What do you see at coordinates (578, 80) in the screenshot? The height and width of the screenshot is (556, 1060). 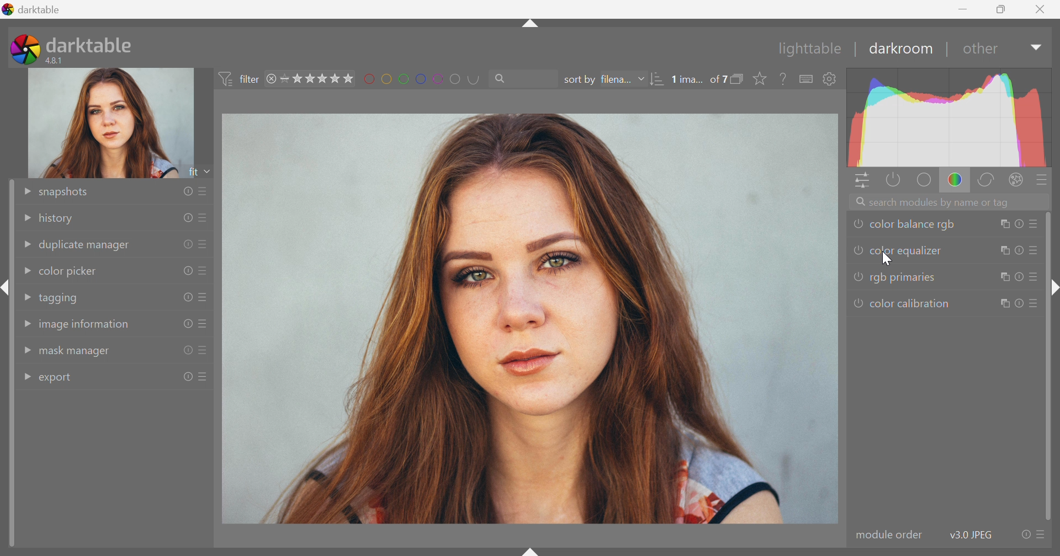 I see `sort by` at bounding box center [578, 80].